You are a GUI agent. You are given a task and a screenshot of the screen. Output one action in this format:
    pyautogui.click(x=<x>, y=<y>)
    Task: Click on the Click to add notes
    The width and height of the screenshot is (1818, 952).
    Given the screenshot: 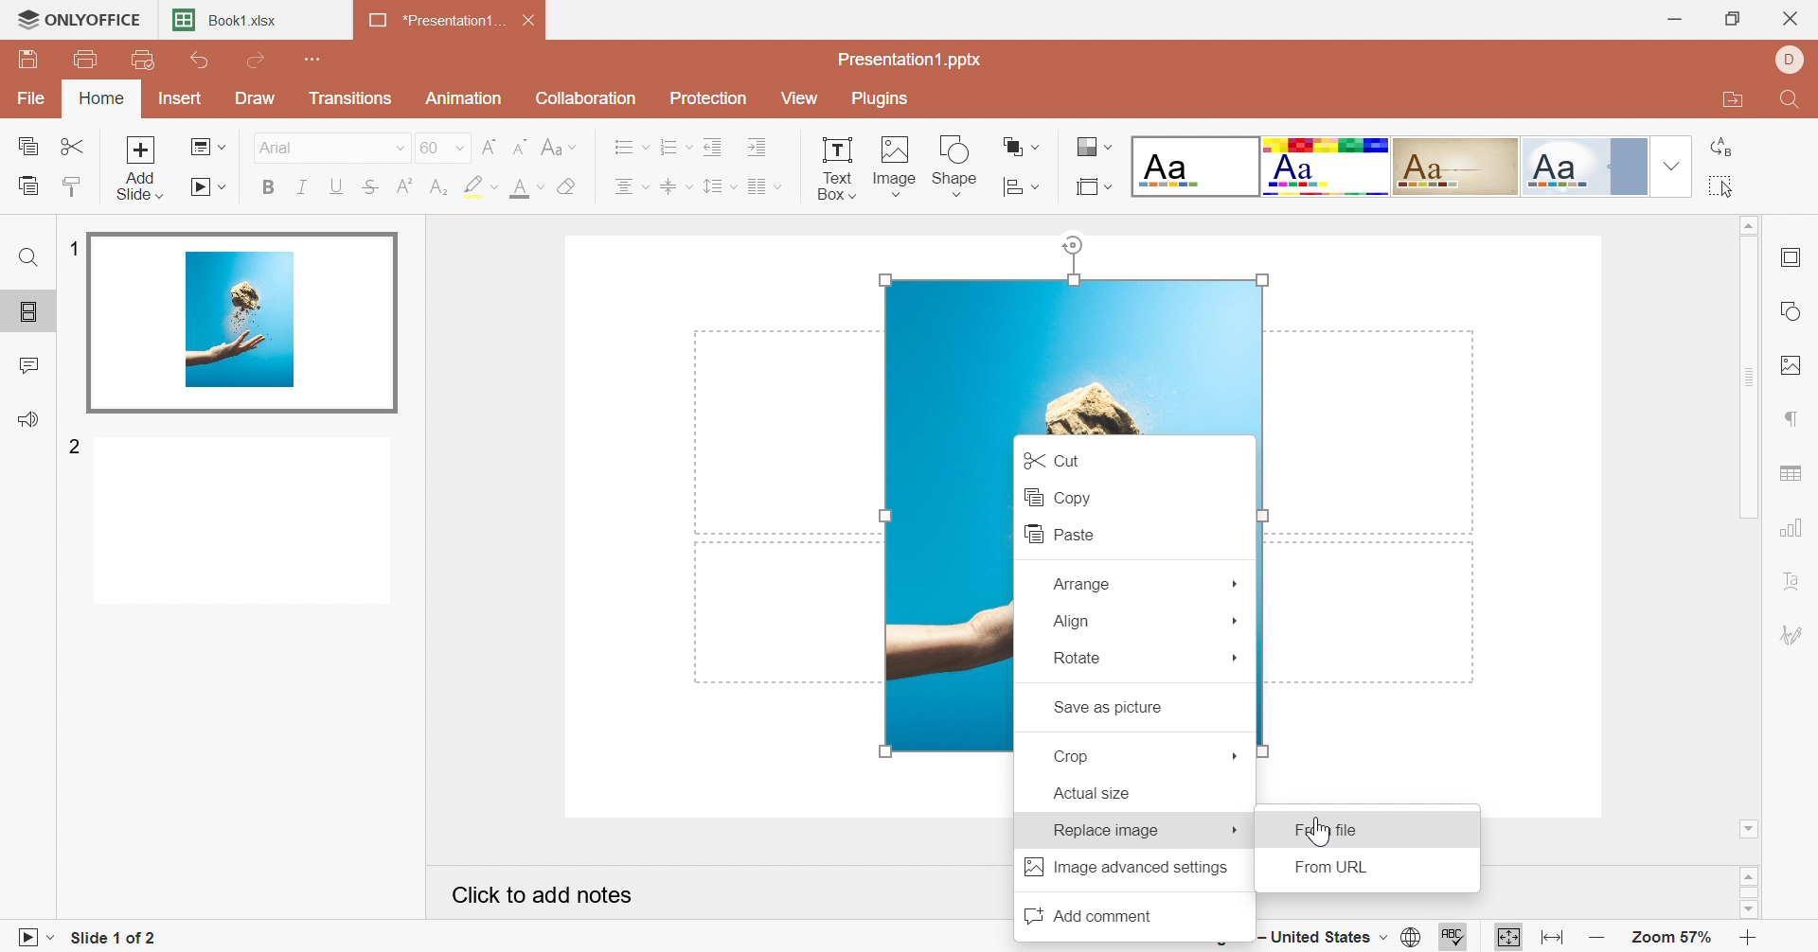 What is the action you would take?
    pyautogui.click(x=544, y=892)
    